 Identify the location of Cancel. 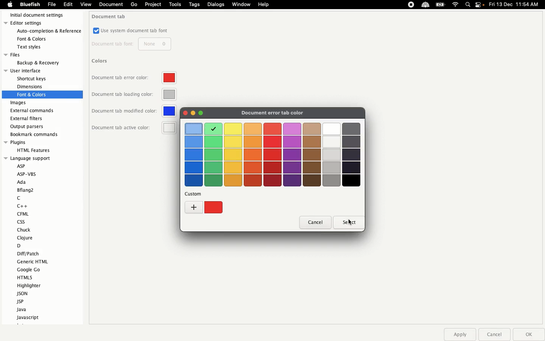
(494, 334).